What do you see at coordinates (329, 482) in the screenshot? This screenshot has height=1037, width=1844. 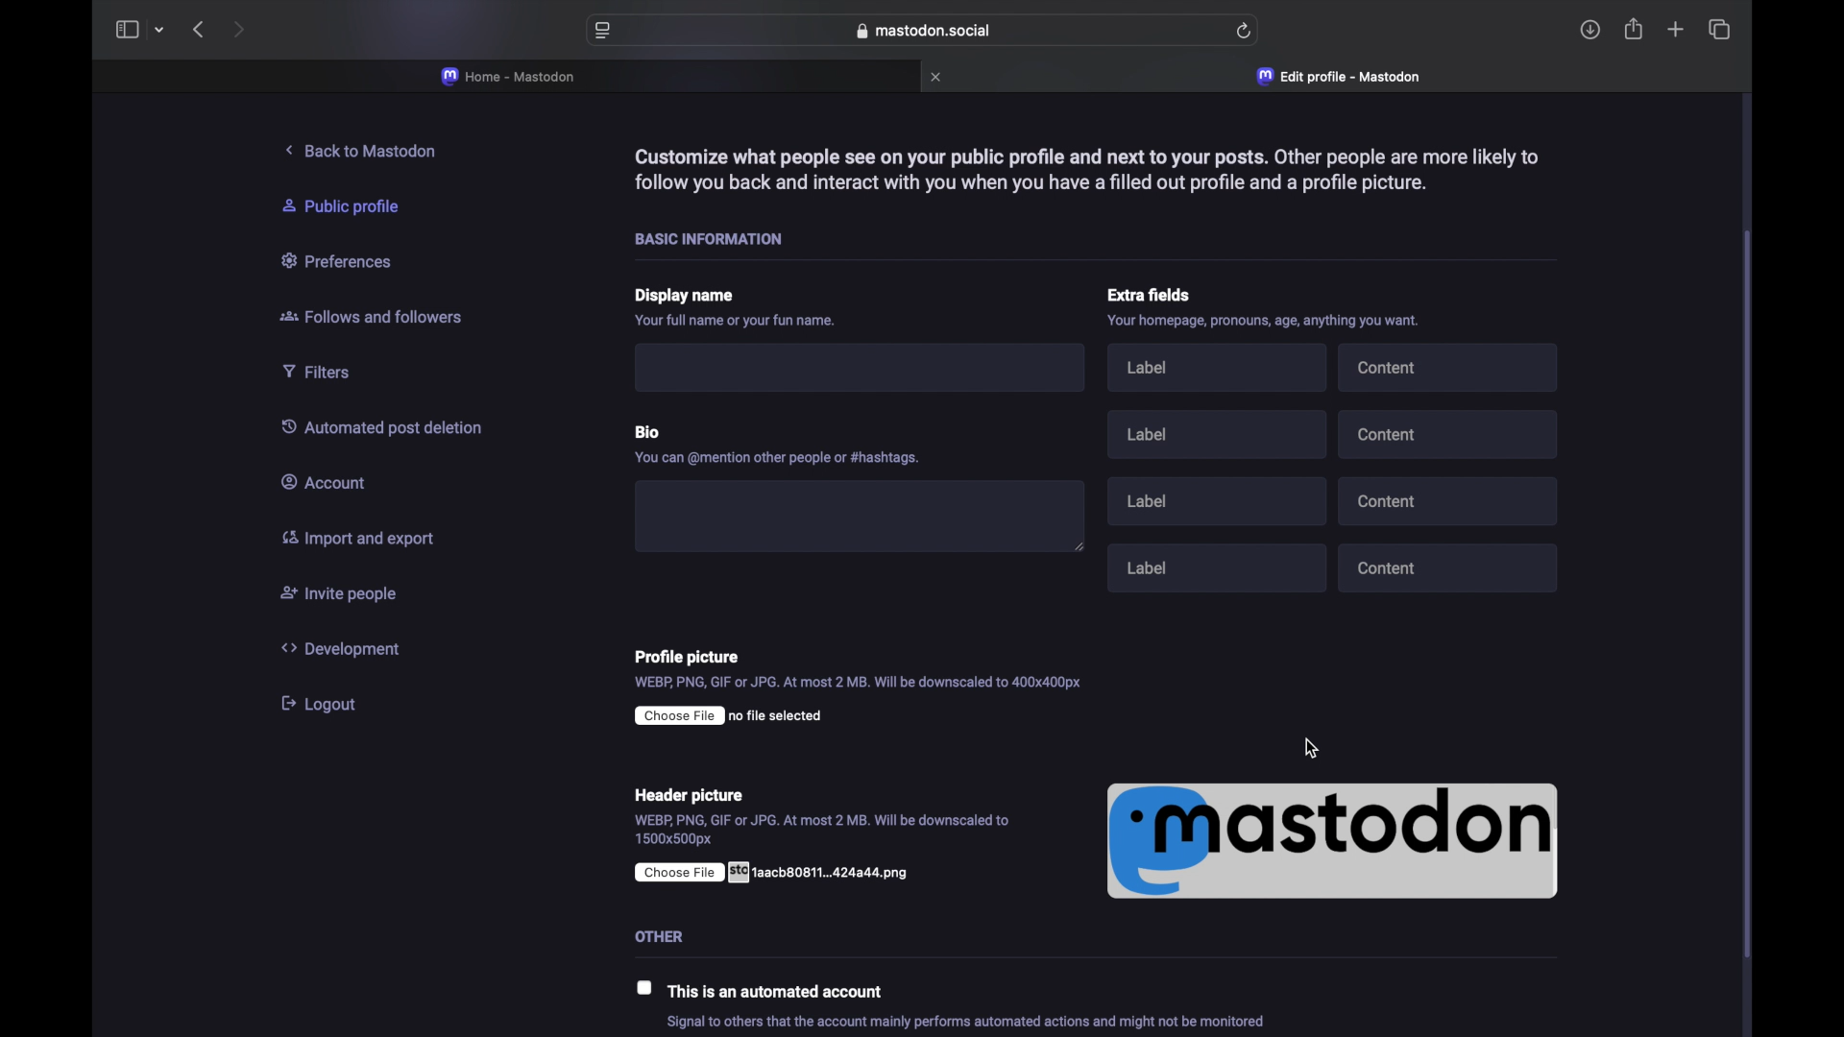 I see `account` at bounding box center [329, 482].